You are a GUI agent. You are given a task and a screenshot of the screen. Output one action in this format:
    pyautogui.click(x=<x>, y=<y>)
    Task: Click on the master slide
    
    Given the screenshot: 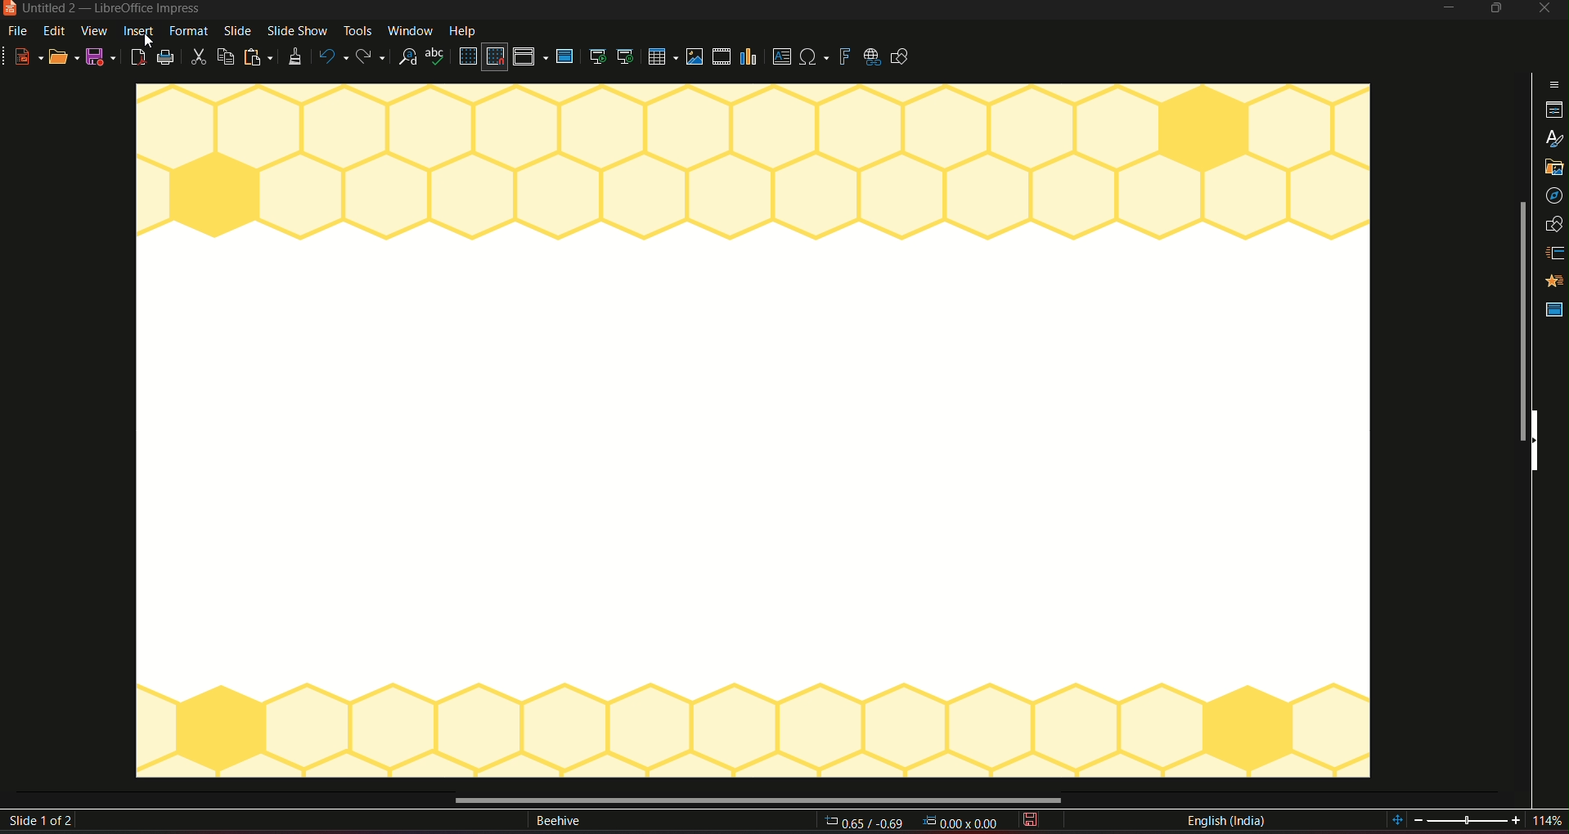 What is the action you would take?
    pyautogui.click(x=568, y=57)
    